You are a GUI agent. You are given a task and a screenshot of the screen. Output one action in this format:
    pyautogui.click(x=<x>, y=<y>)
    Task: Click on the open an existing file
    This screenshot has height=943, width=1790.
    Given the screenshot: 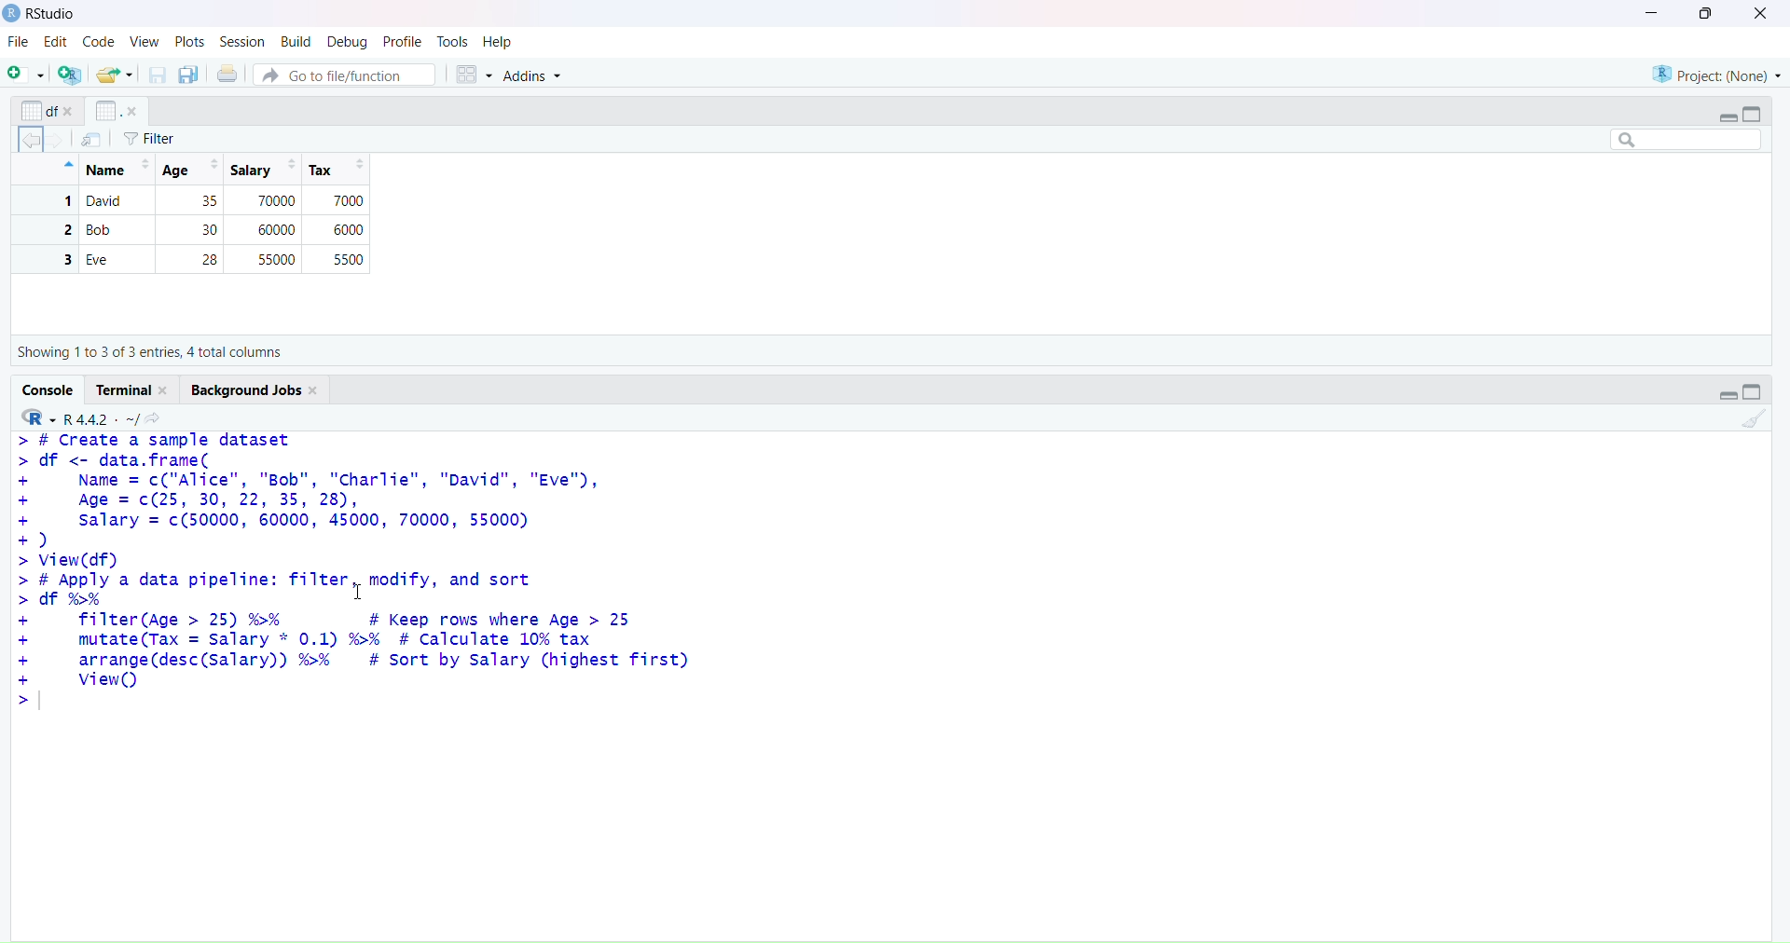 What is the action you would take?
    pyautogui.click(x=118, y=76)
    